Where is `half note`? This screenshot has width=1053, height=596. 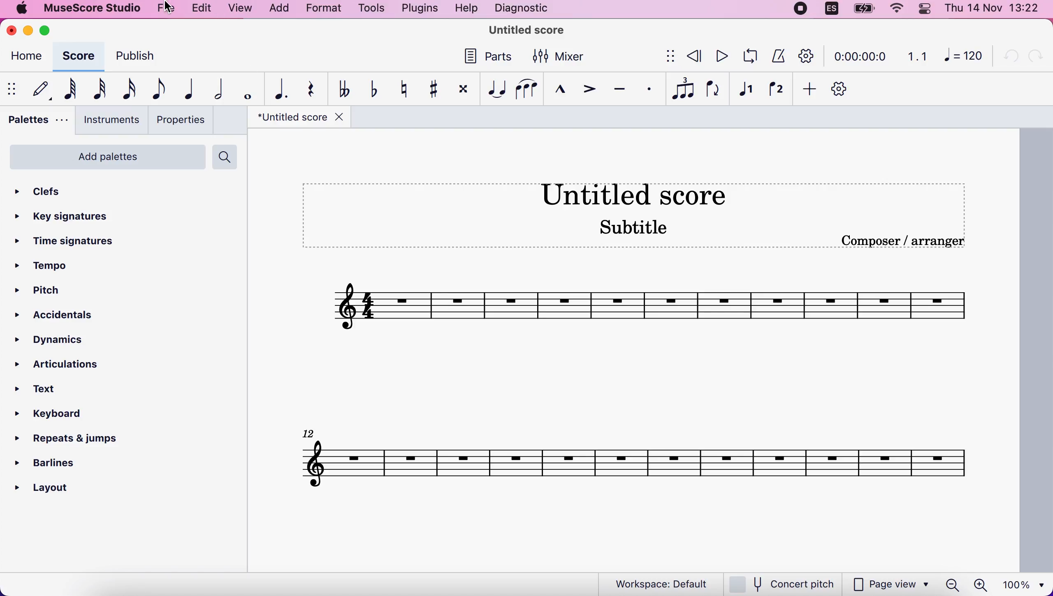 half note is located at coordinates (217, 90).